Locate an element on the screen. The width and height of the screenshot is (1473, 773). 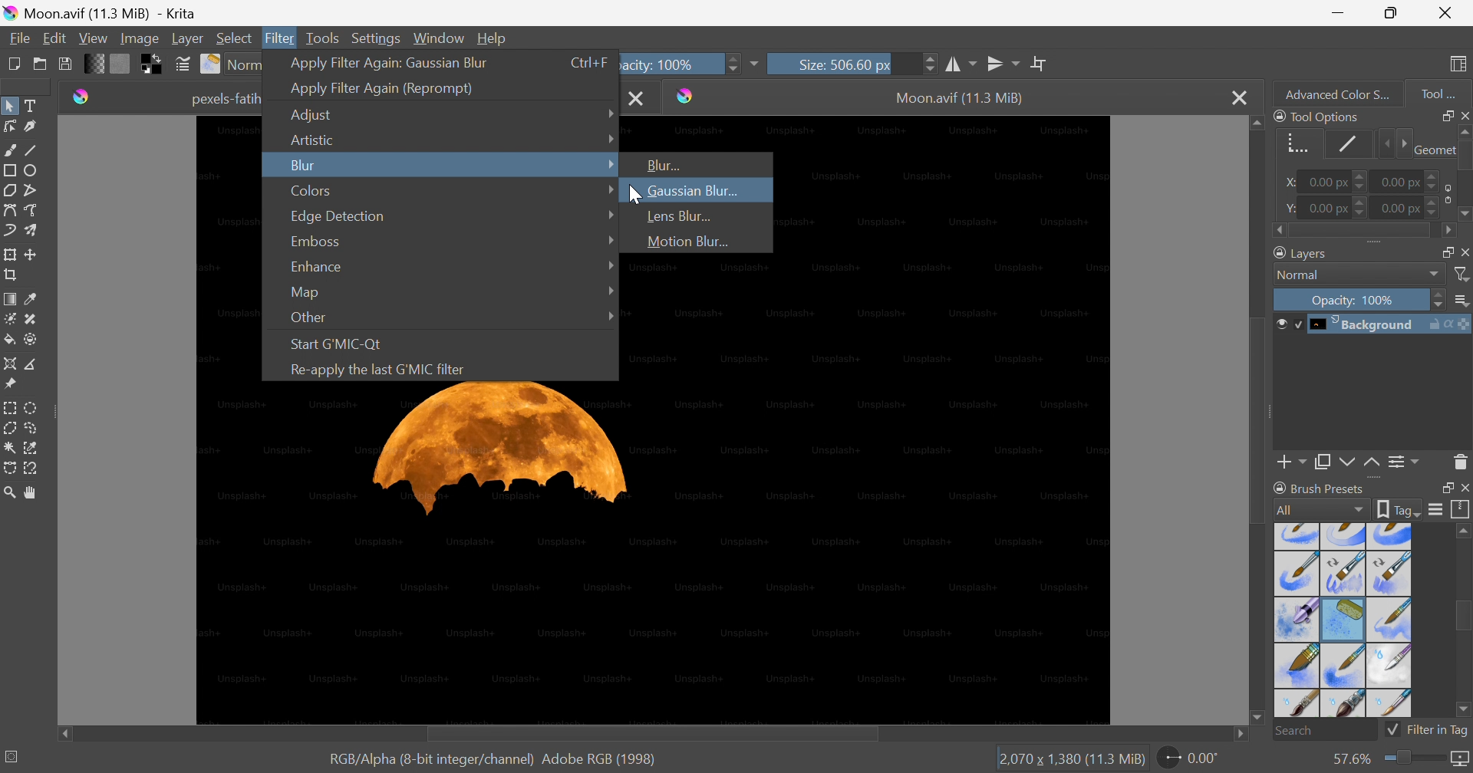
Edit shapes tool is located at coordinates (9, 126).